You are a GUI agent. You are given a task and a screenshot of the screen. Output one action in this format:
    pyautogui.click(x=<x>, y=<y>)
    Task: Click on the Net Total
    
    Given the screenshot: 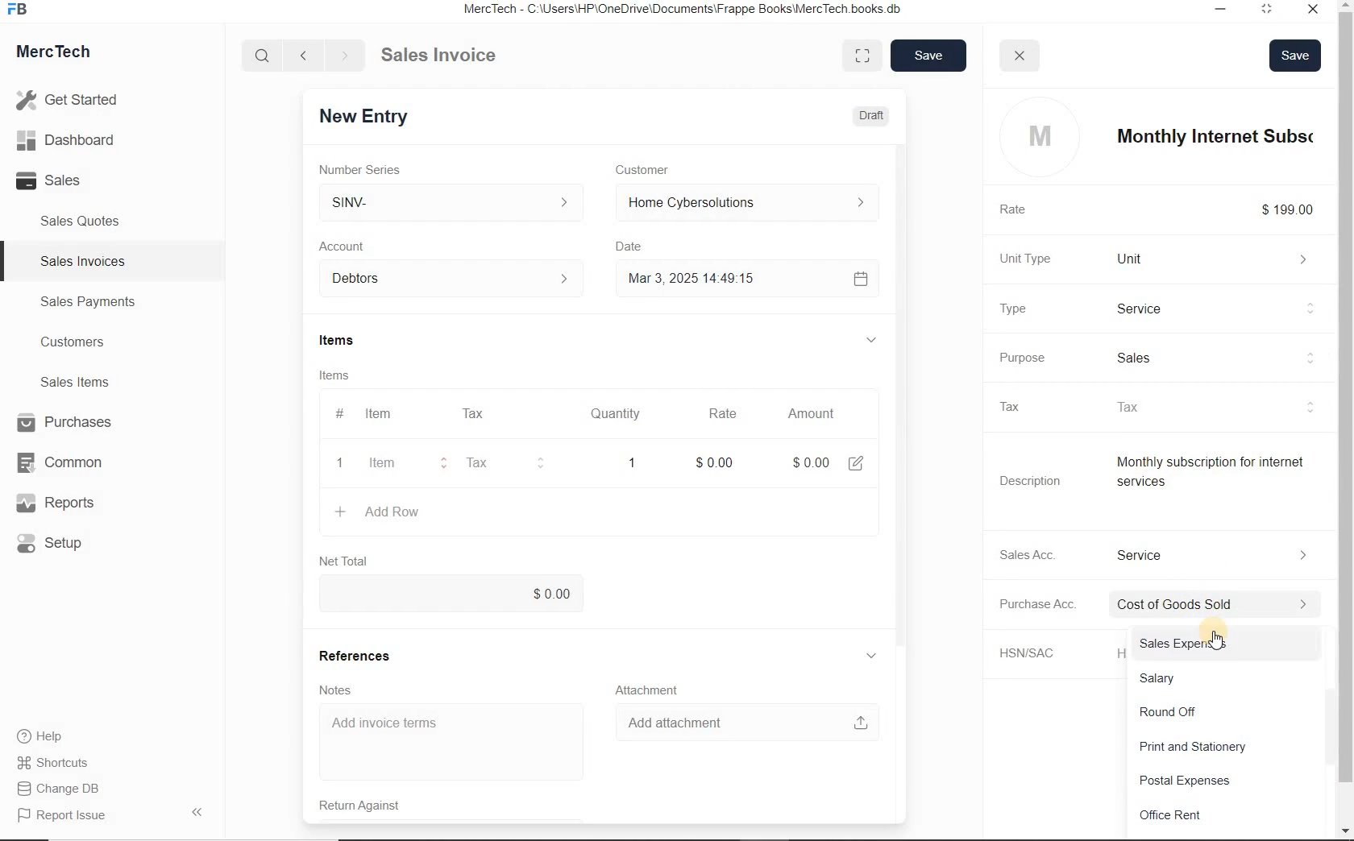 What is the action you would take?
    pyautogui.click(x=351, y=561)
    